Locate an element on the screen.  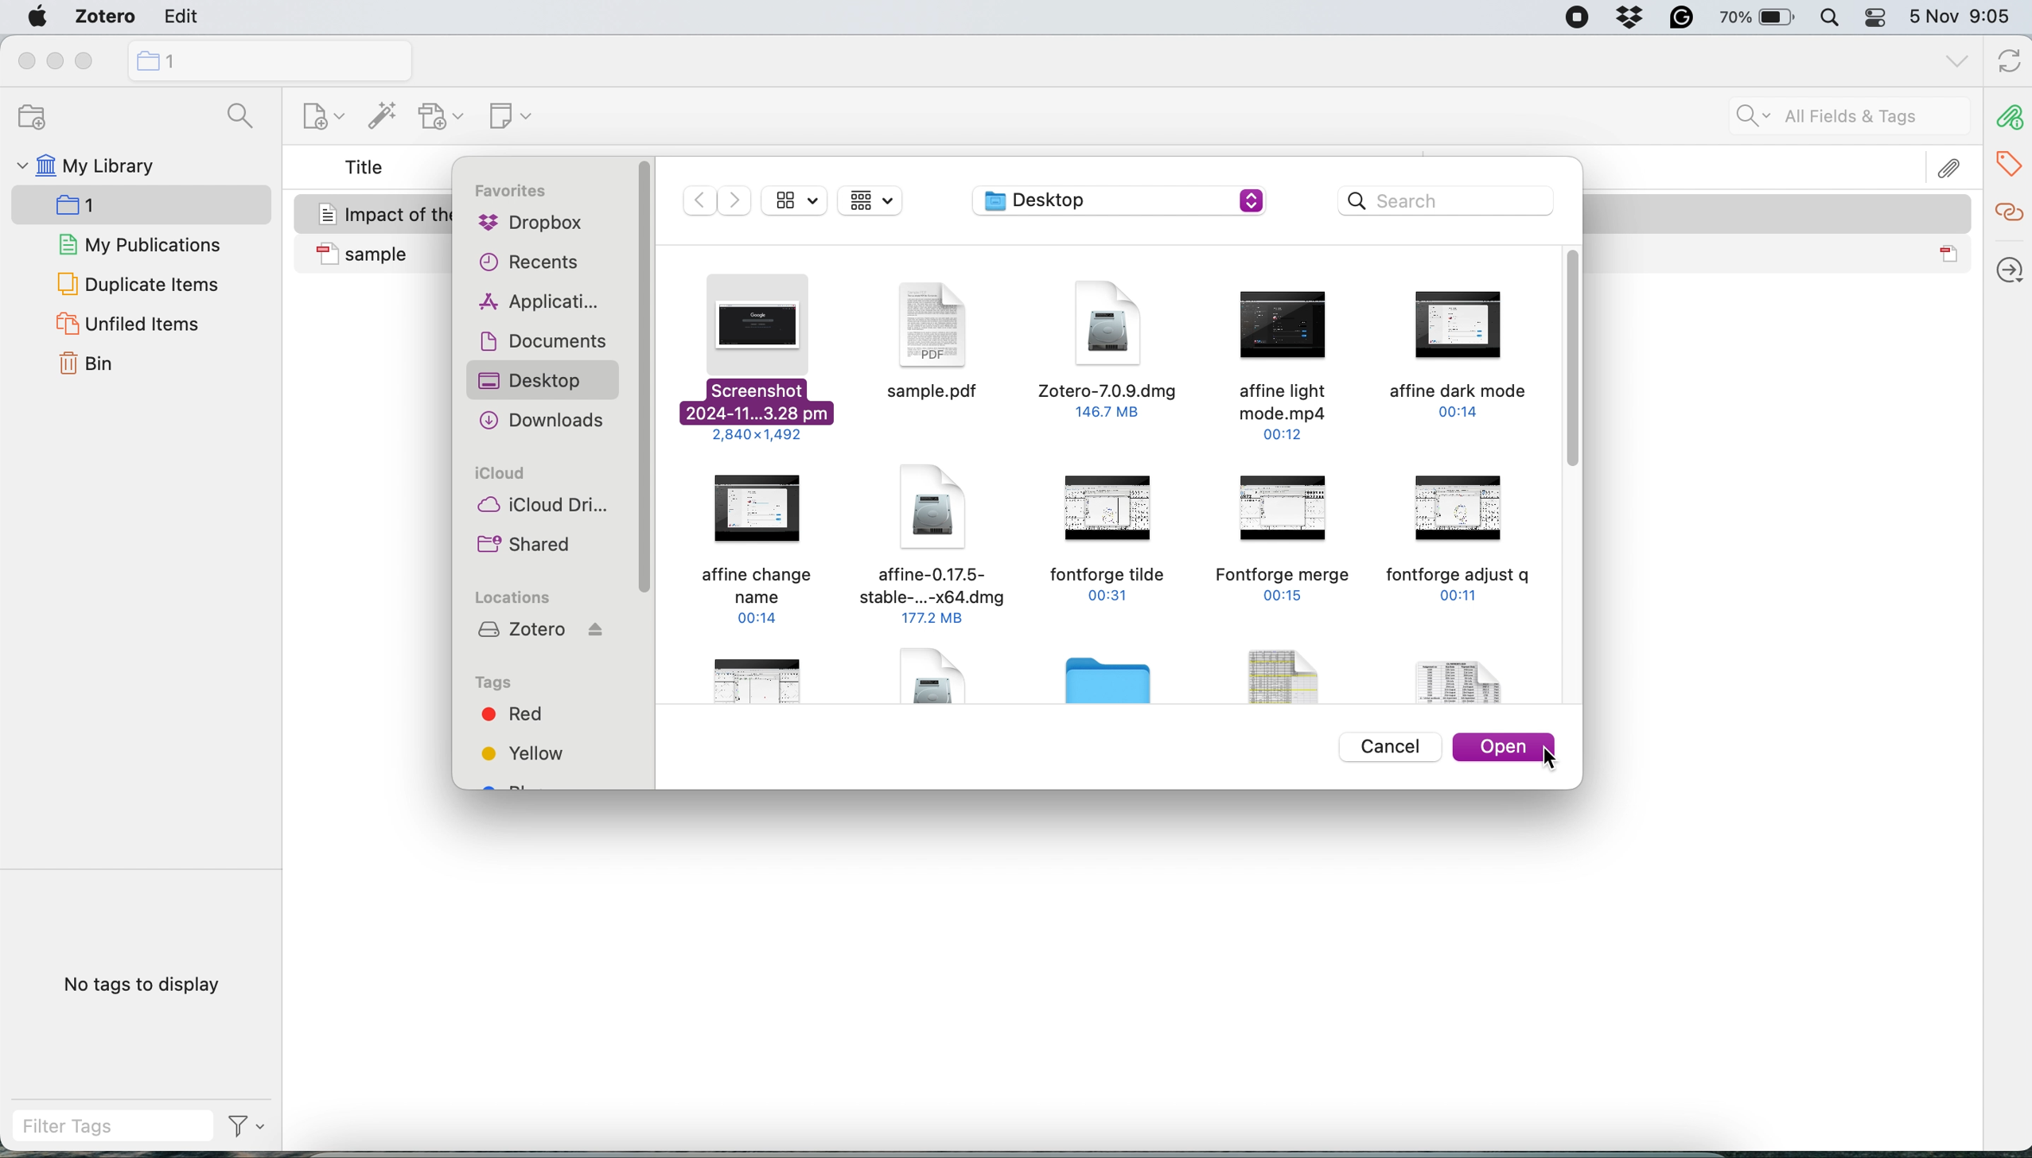
title is located at coordinates (365, 169).